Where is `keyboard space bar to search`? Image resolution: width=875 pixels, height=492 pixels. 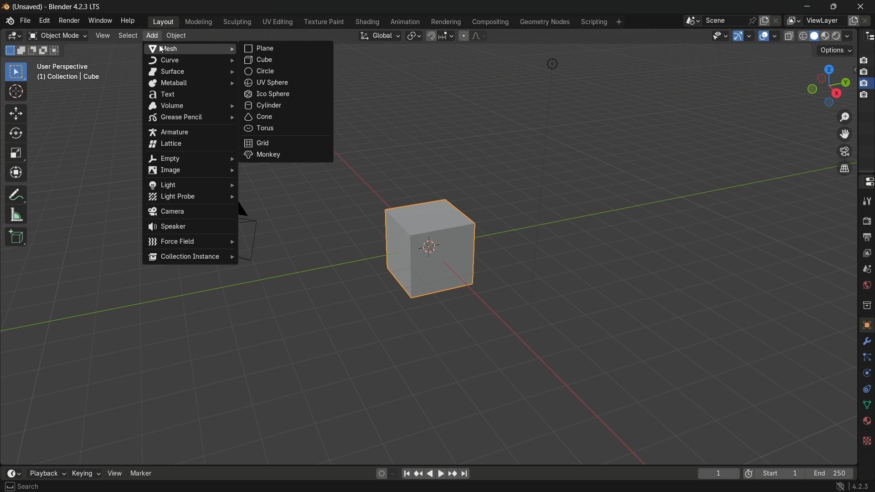
keyboard space bar to search is located at coordinates (10, 487).